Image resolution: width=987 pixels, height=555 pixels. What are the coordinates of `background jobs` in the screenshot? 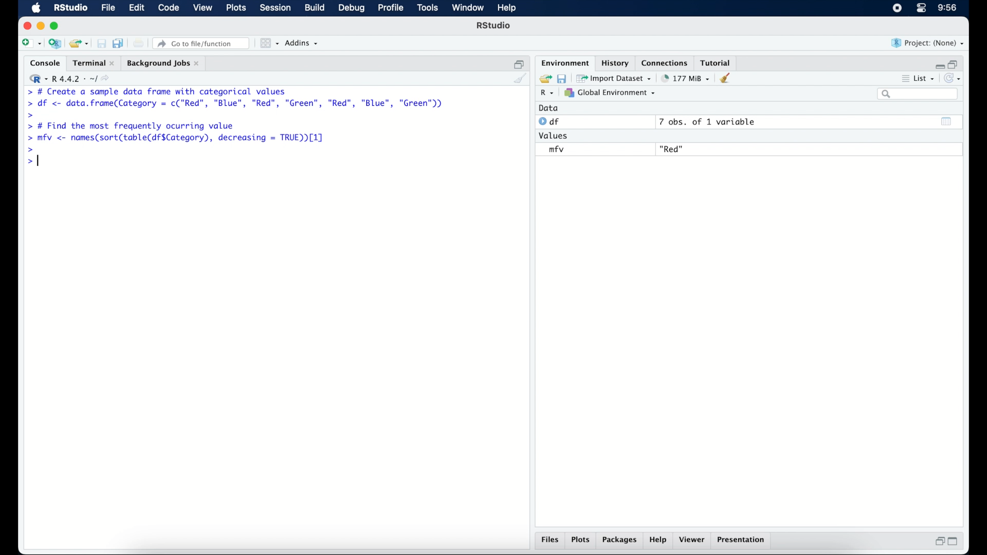 It's located at (164, 63).